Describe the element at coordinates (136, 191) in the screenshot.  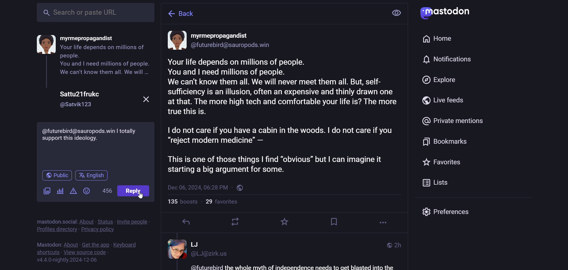
I see `reply` at that location.